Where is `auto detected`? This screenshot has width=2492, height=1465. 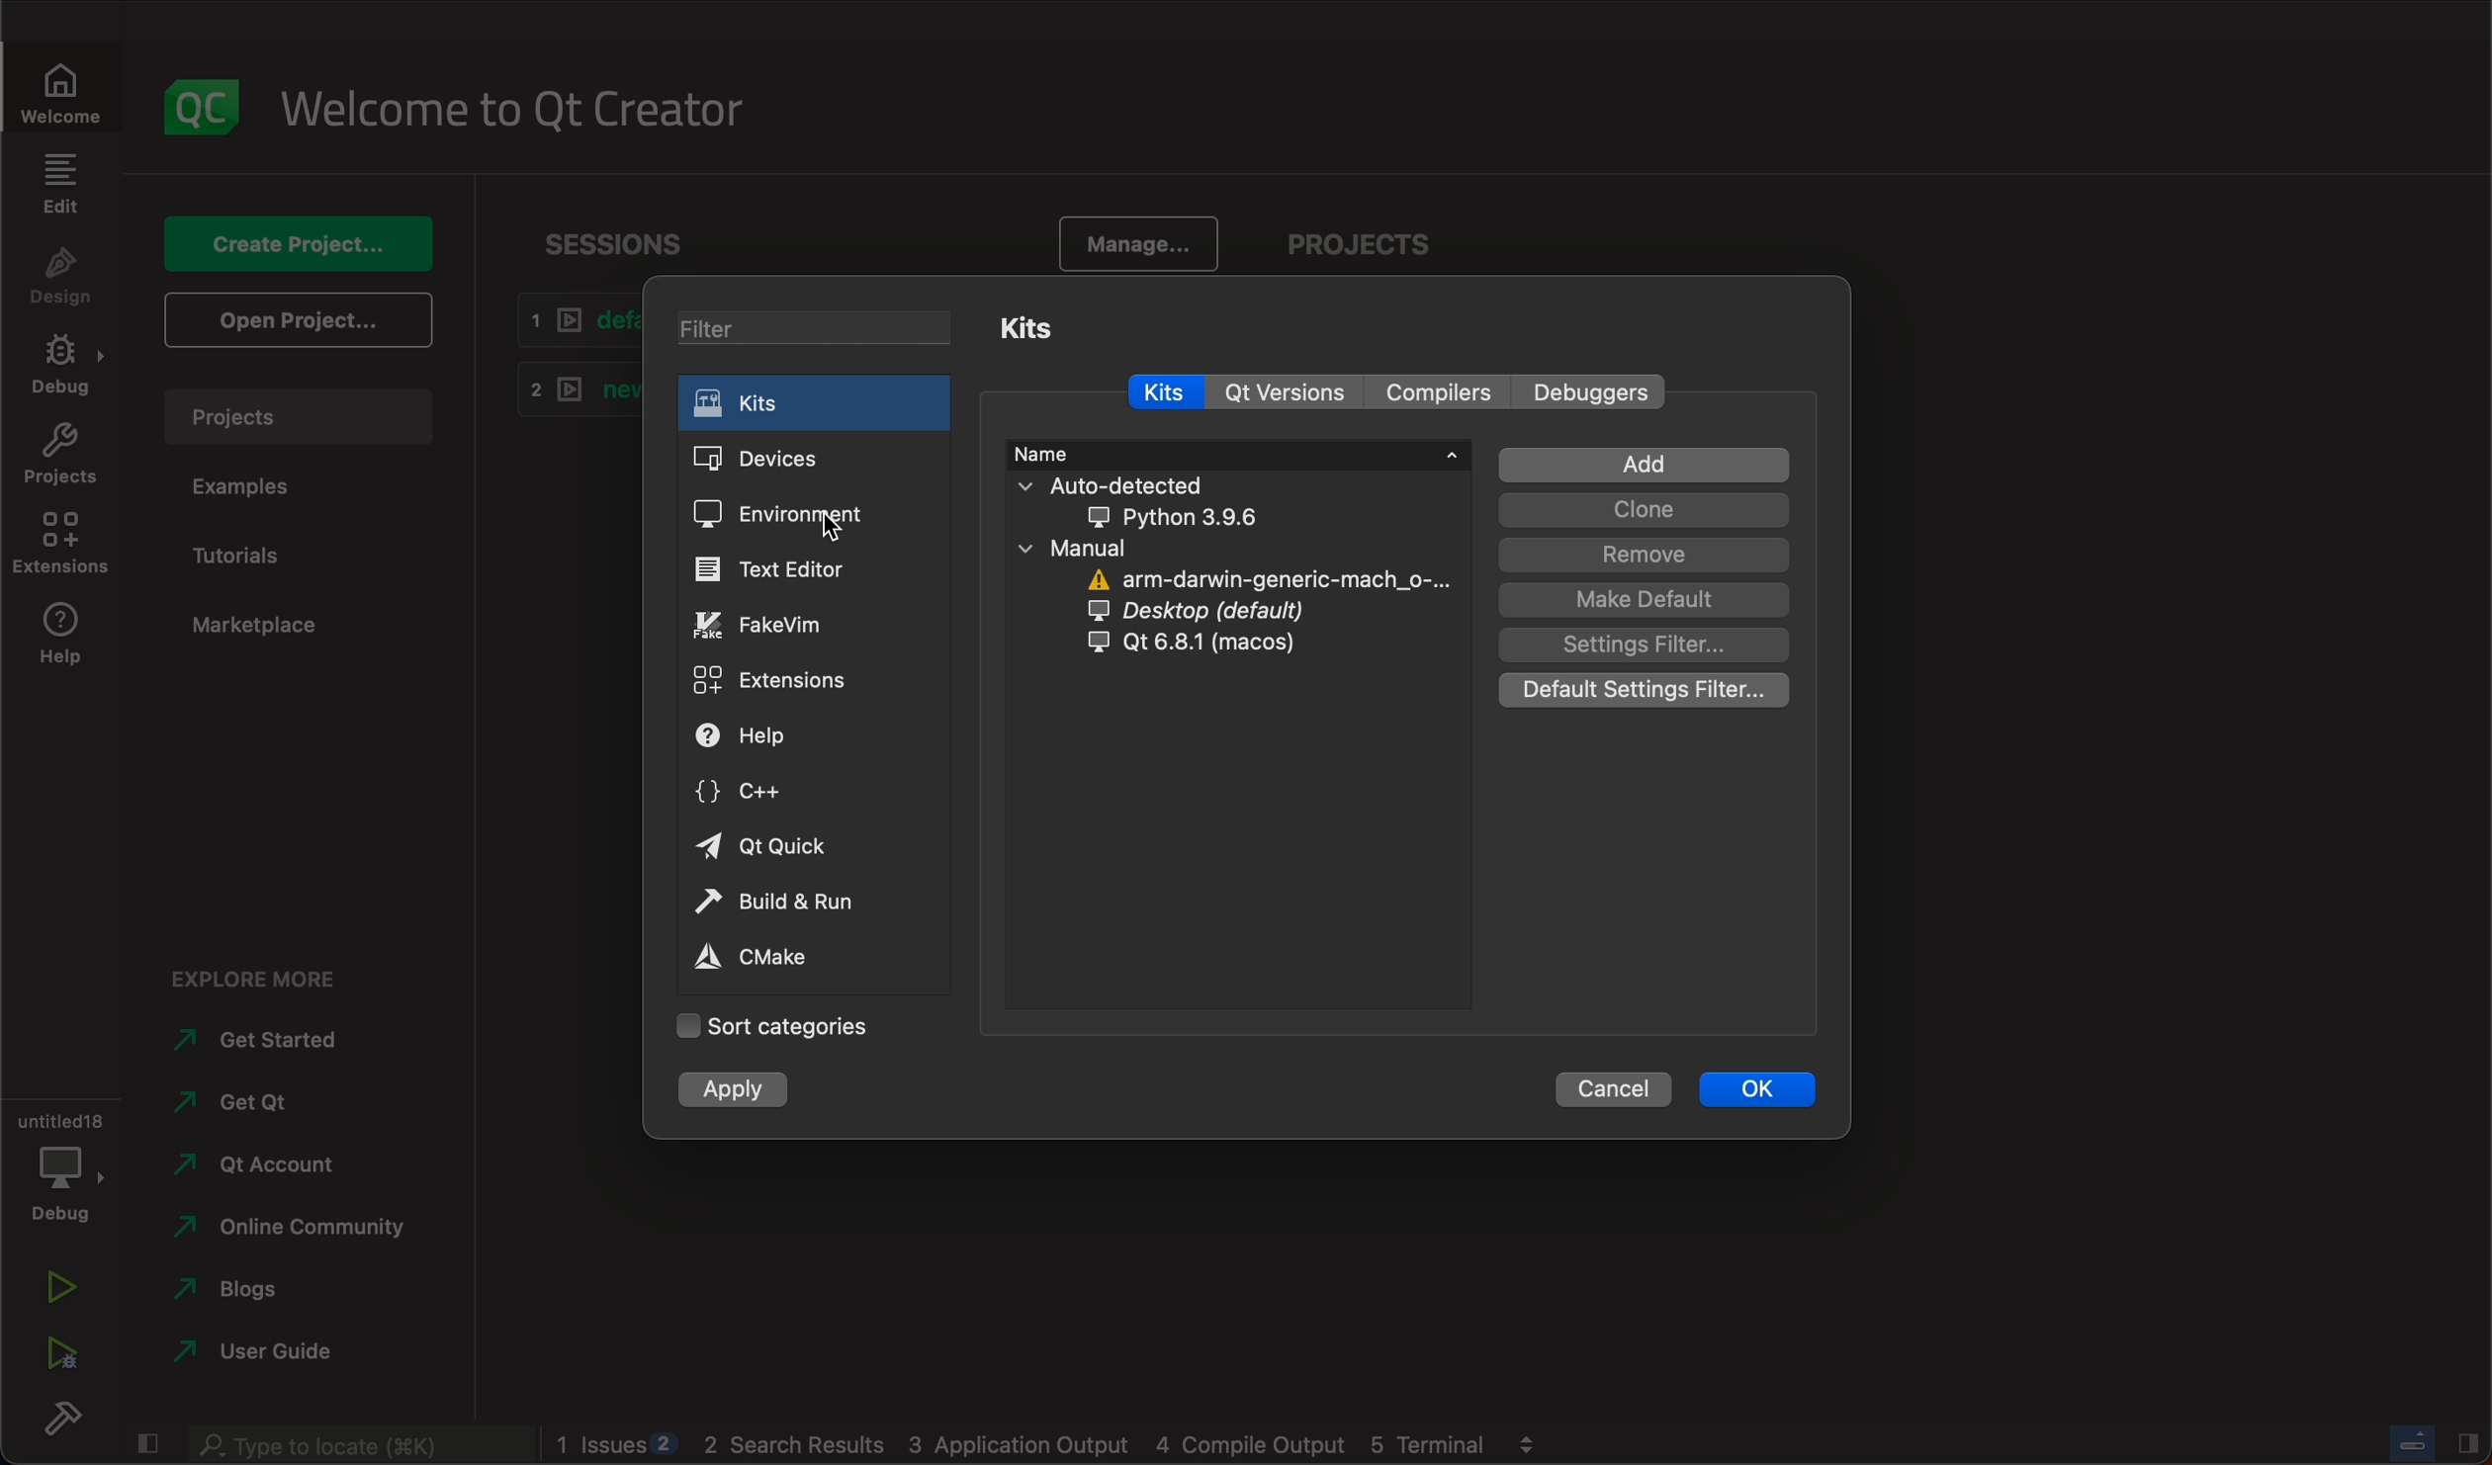
auto detected is located at coordinates (1171, 502).